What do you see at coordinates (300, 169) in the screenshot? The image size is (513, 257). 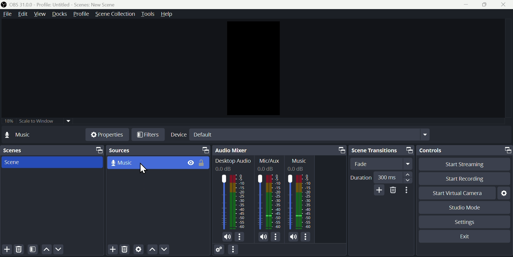 I see `` at bounding box center [300, 169].